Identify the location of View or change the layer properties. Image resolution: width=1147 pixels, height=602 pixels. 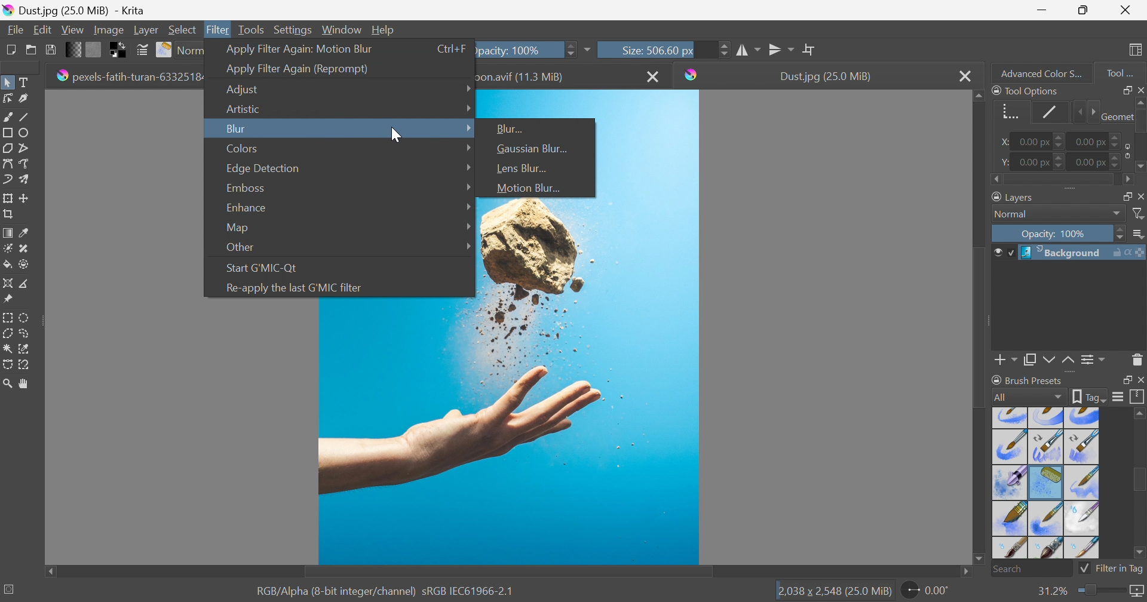
(1090, 360).